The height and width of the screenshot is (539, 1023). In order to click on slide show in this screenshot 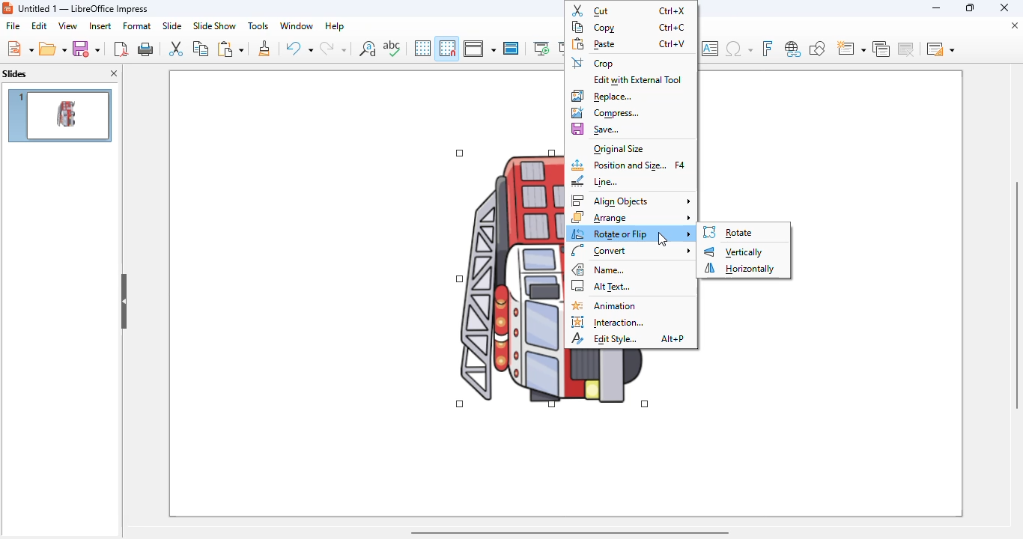, I will do `click(214, 25)`.